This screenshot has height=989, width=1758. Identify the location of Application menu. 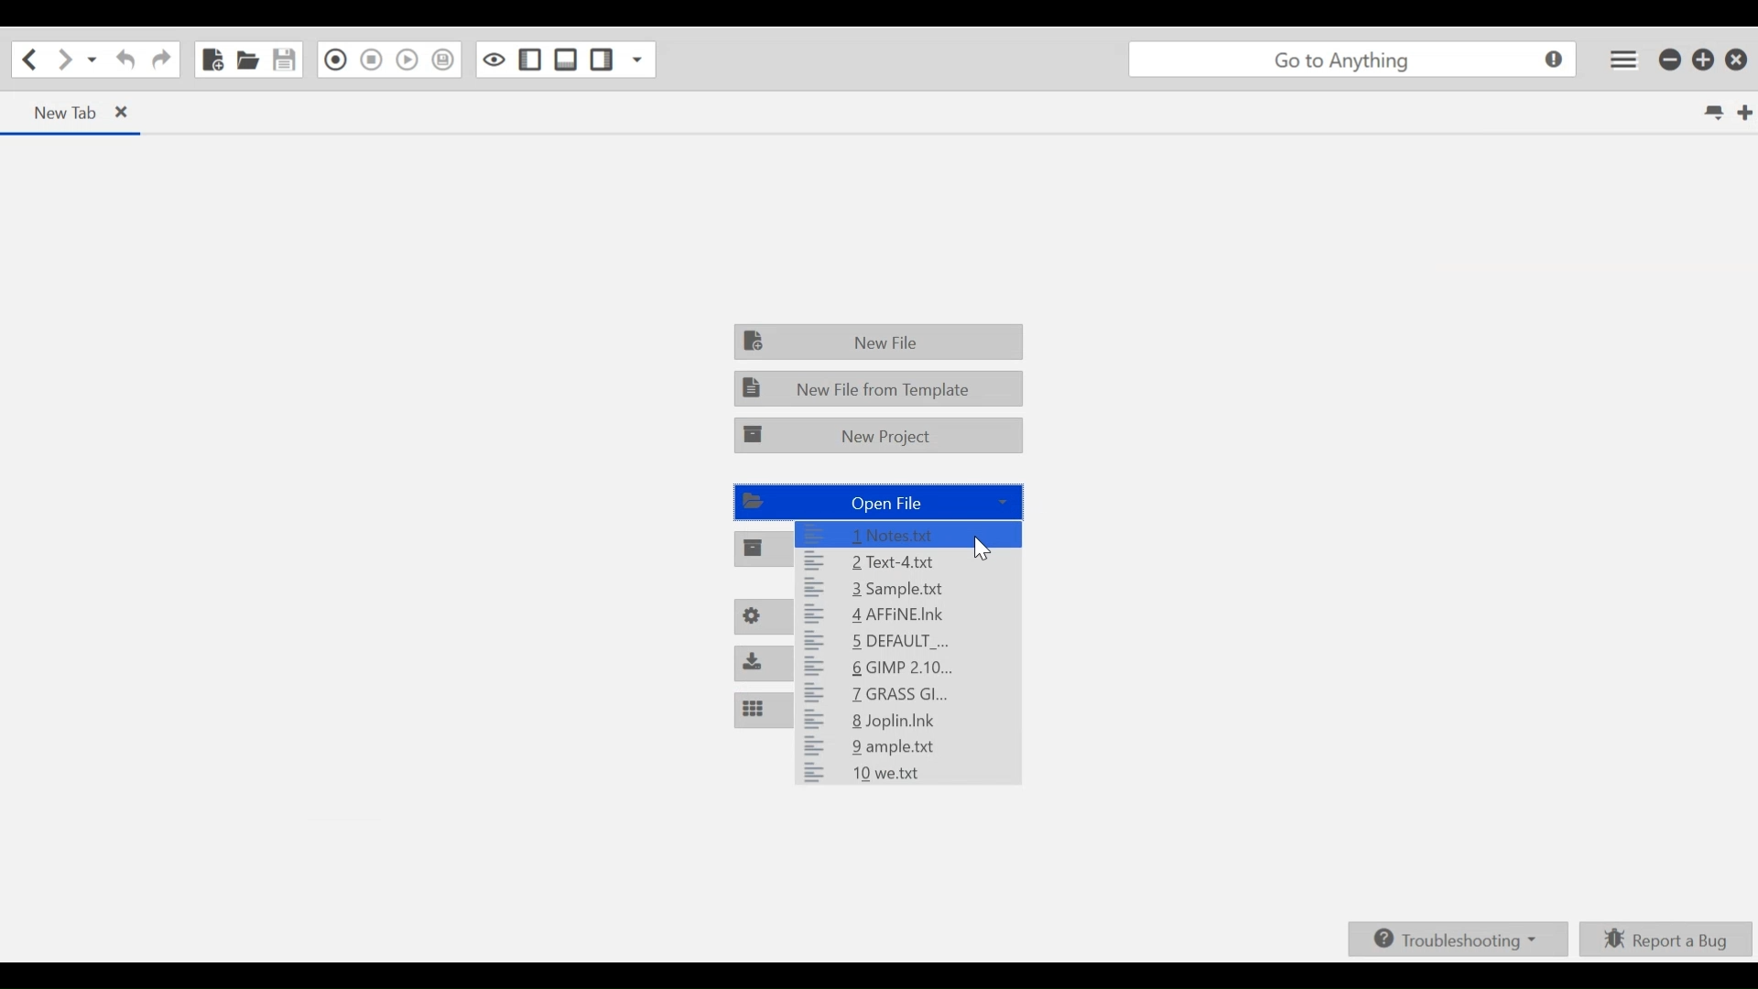
(1622, 57).